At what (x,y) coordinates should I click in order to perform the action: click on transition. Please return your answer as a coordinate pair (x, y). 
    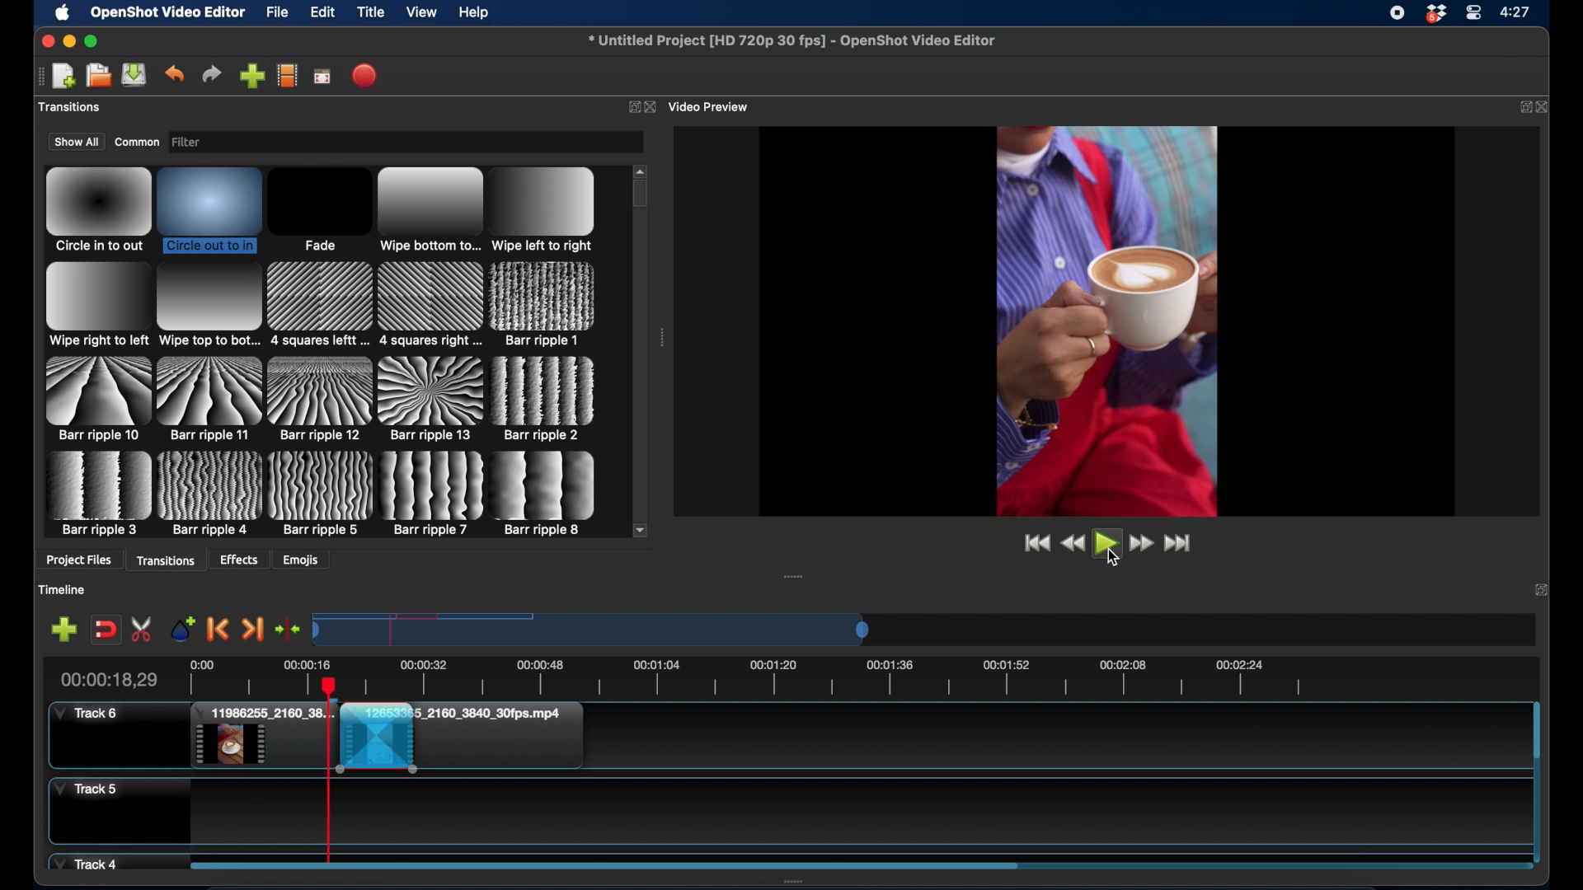
    Looking at the image, I should click on (544, 208).